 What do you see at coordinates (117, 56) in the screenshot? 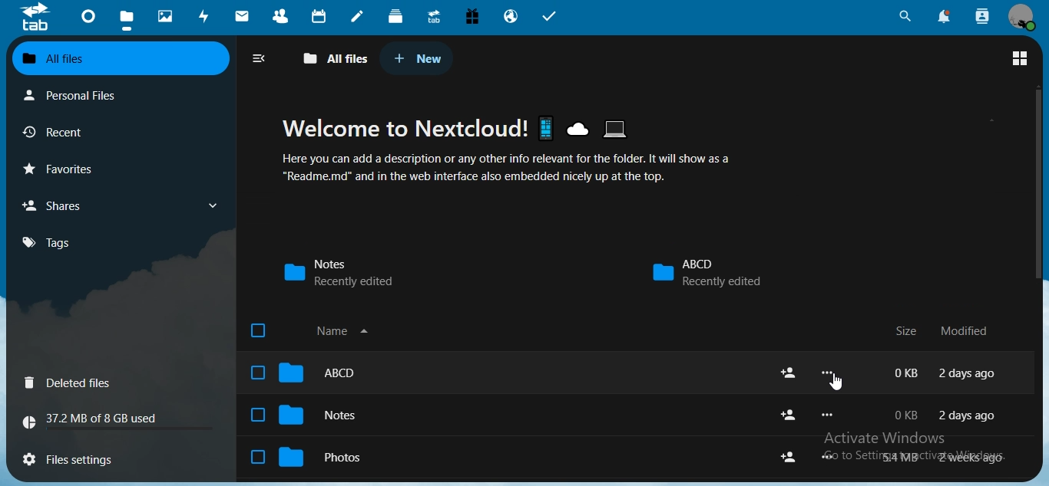
I see `all files` at bounding box center [117, 56].